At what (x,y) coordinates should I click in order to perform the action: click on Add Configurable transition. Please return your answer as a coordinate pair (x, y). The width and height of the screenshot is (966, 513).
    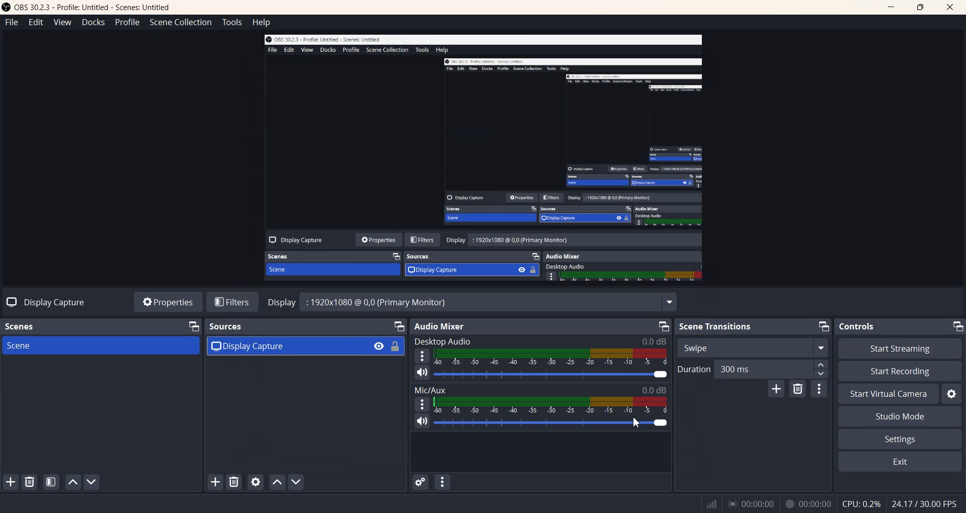
    Looking at the image, I should click on (775, 389).